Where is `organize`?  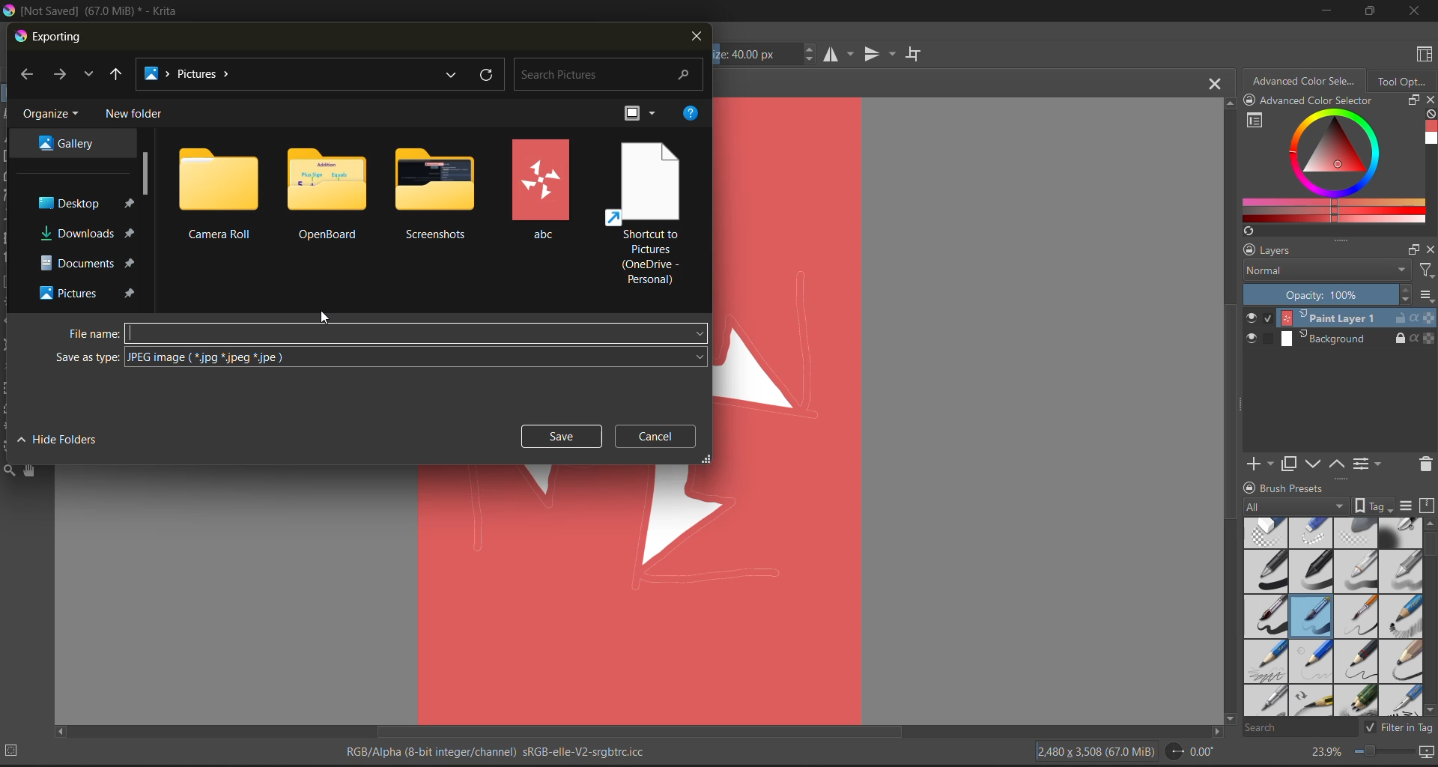
organize is located at coordinates (52, 116).